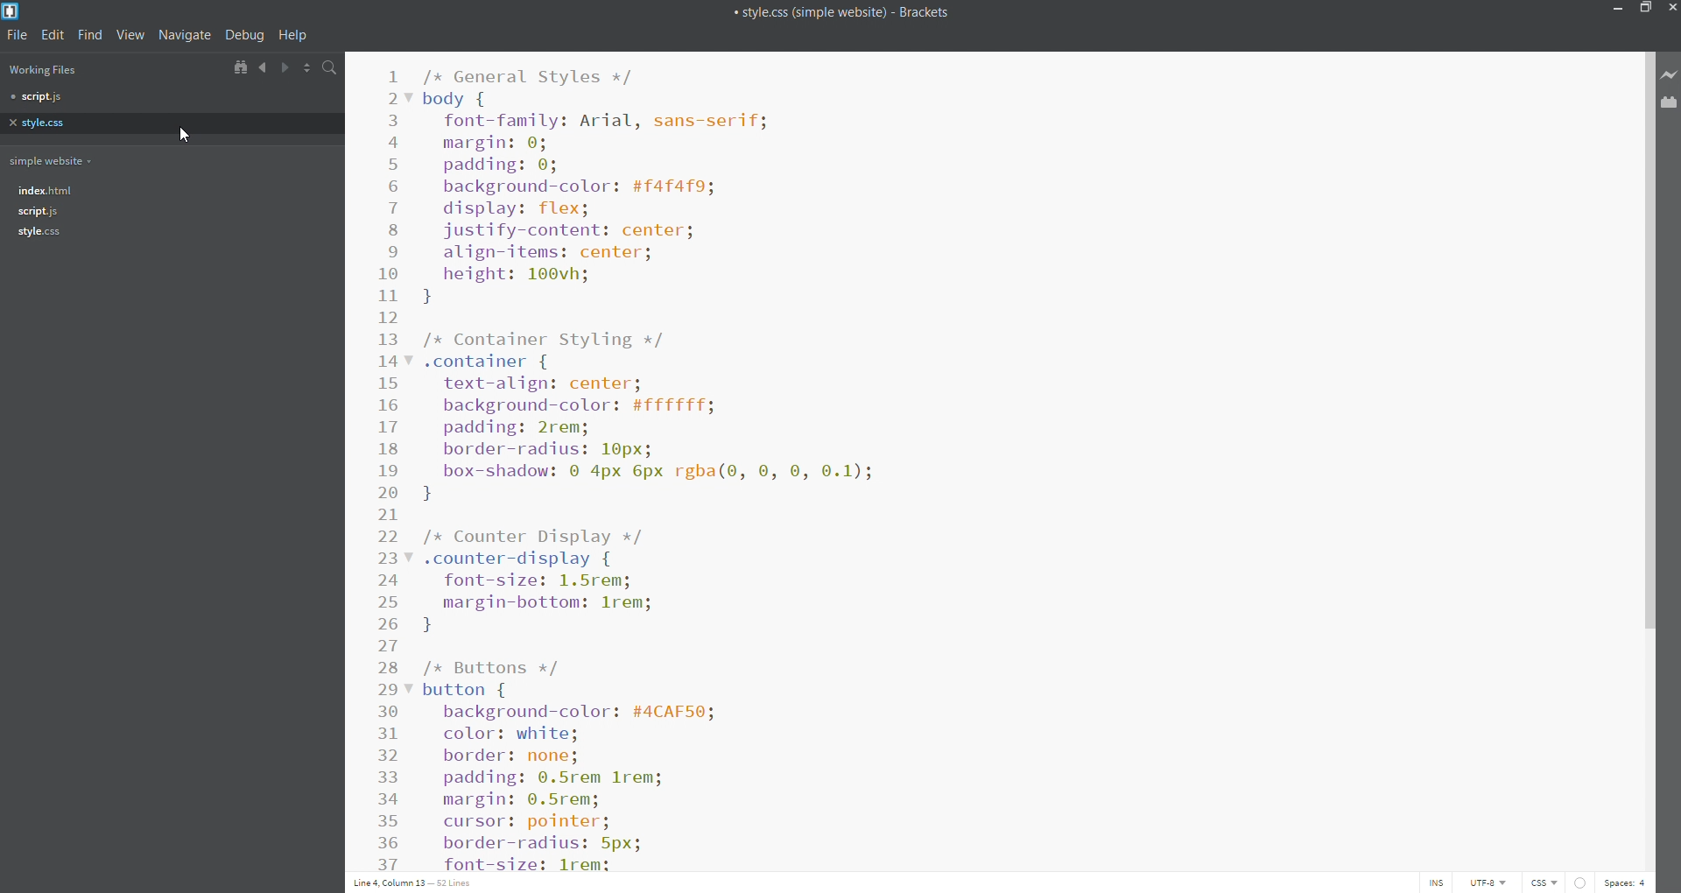 The width and height of the screenshot is (1681, 893). Describe the element at coordinates (262, 67) in the screenshot. I see `navigate backward` at that location.